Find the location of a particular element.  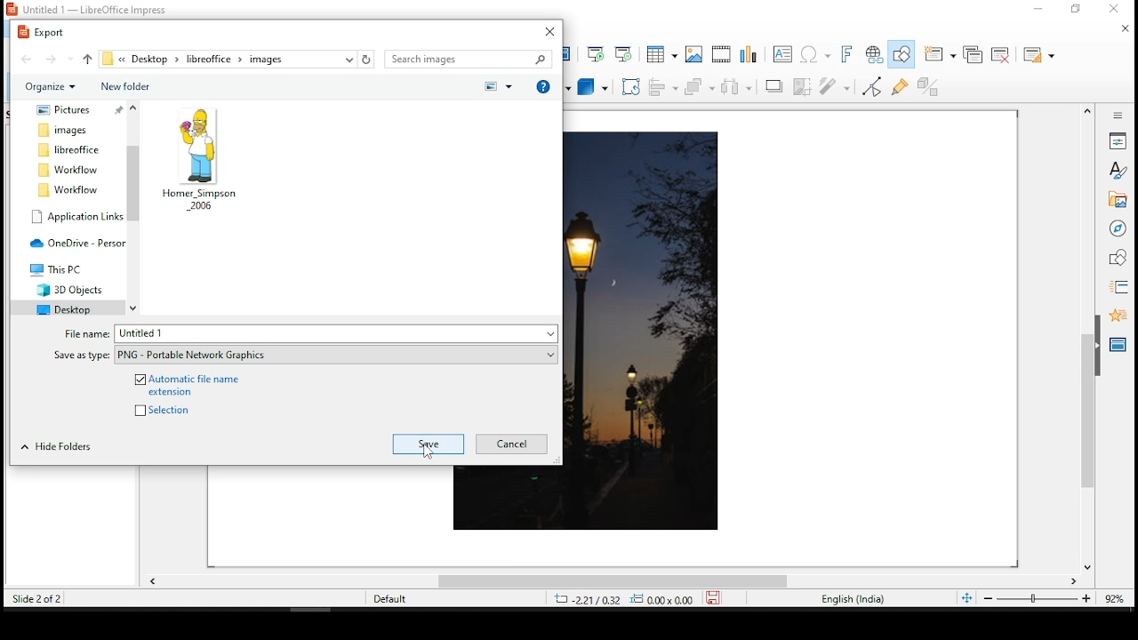

show gluepoint functions is located at coordinates (902, 87).